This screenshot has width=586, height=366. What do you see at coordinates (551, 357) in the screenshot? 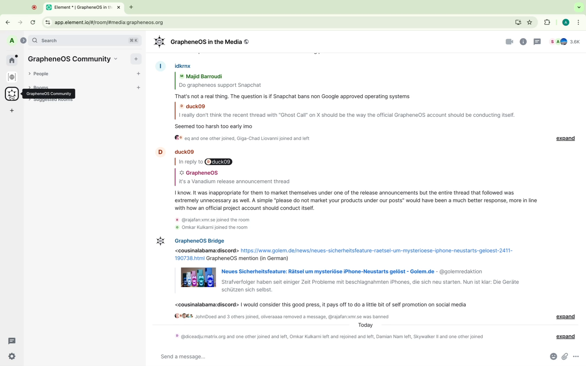
I see `emojis` at bounding box center [551, 357].